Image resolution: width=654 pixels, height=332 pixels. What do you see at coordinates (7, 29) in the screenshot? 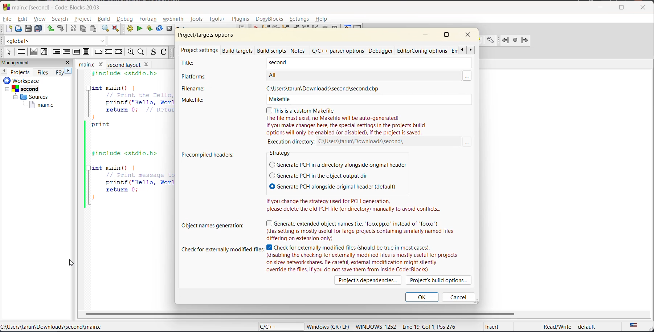
I see `new` at bounding box center [7, 29].